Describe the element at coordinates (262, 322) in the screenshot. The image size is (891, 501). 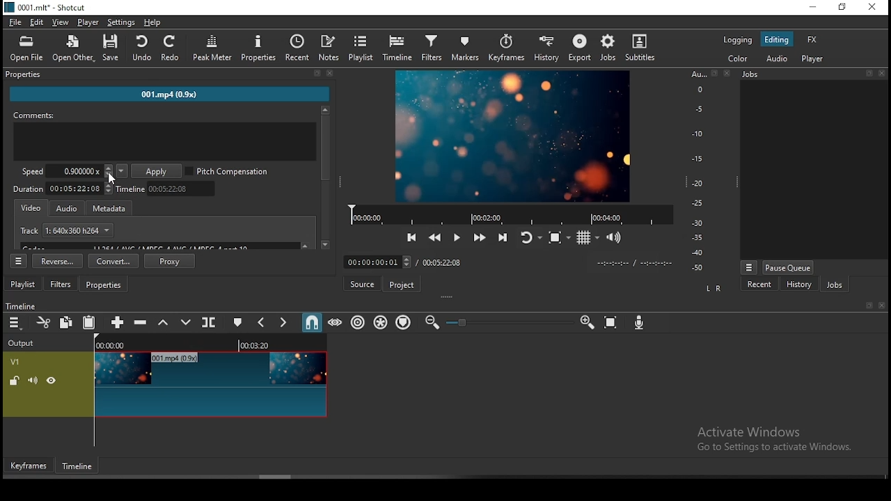
I see `previous marker` at that location.